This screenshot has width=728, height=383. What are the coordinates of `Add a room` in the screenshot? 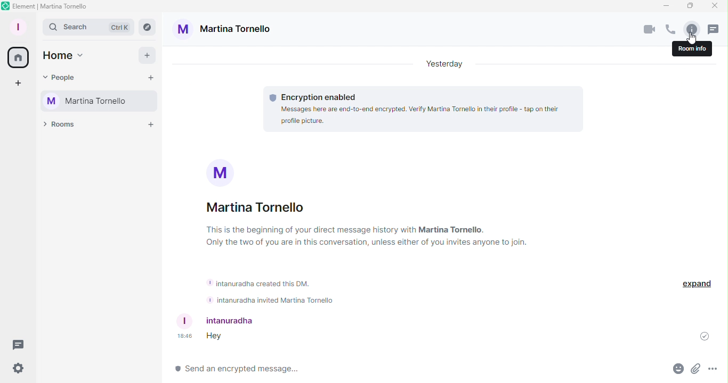 It's located at (153, 127).